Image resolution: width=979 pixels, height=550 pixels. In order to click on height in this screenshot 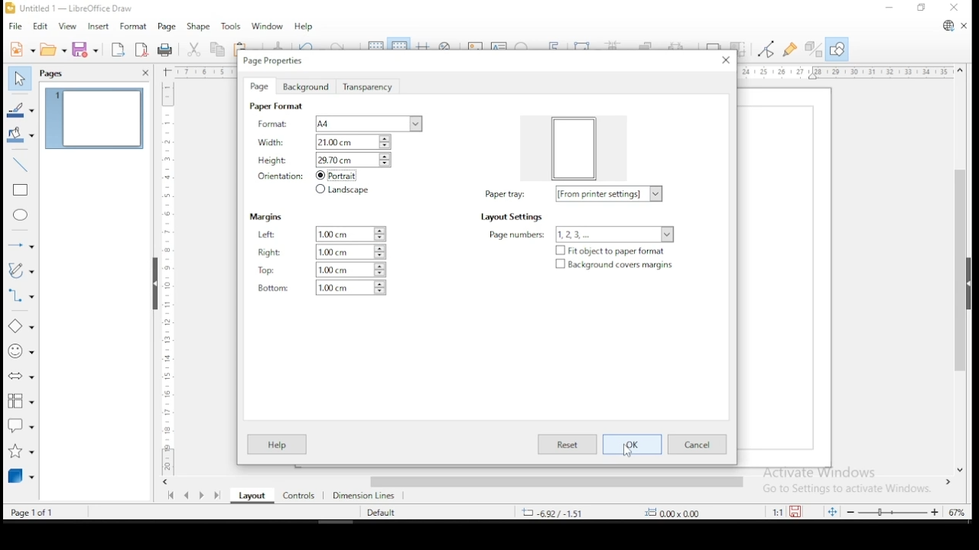, I will do `click(335, 160)`.